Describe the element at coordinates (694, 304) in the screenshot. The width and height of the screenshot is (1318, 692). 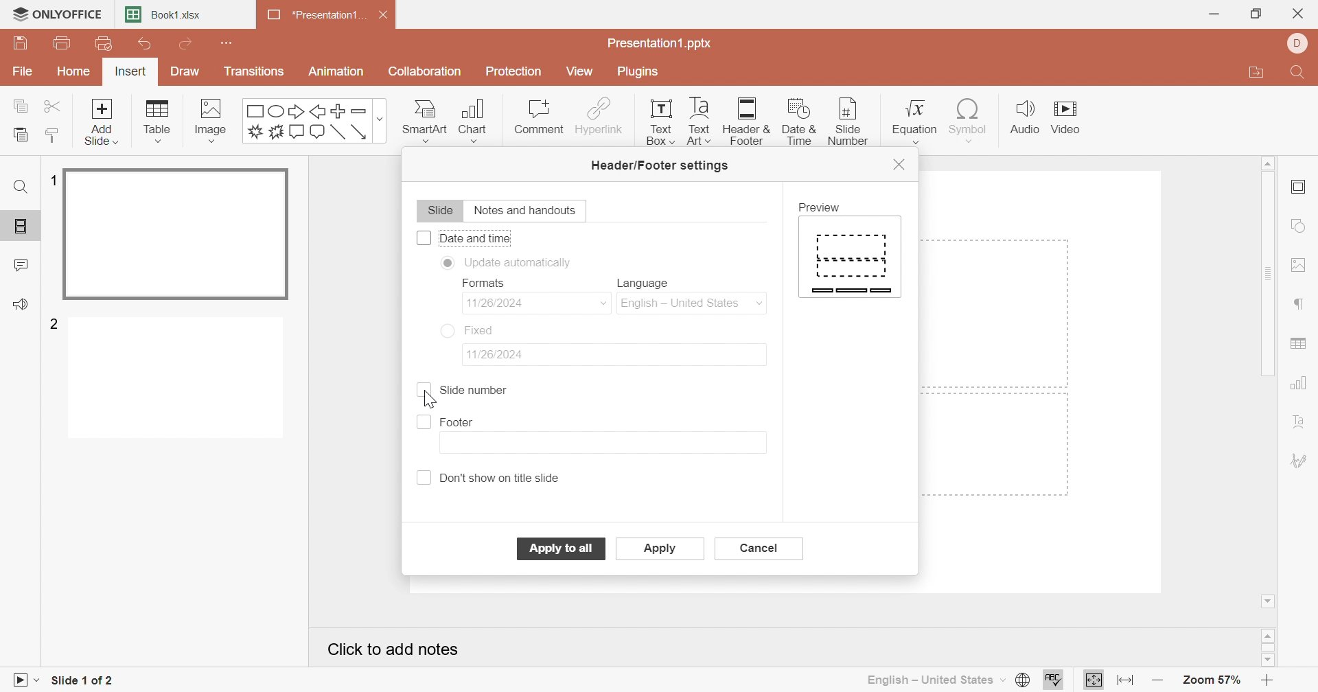
I see `English - United States` at that location.